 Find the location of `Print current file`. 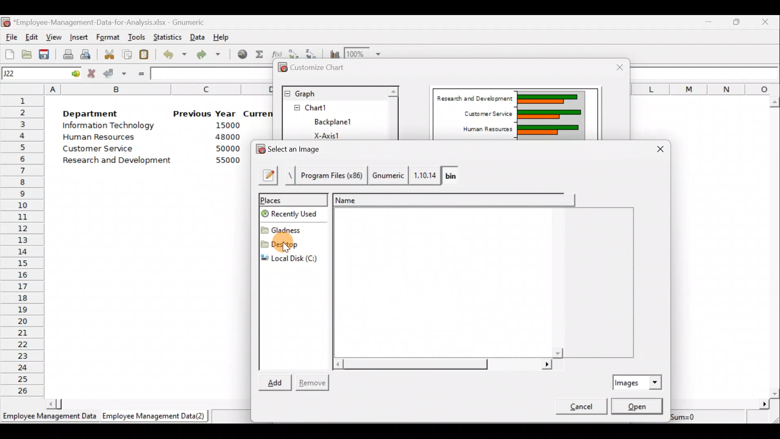

Print current file is located at coordinates (67, 53).